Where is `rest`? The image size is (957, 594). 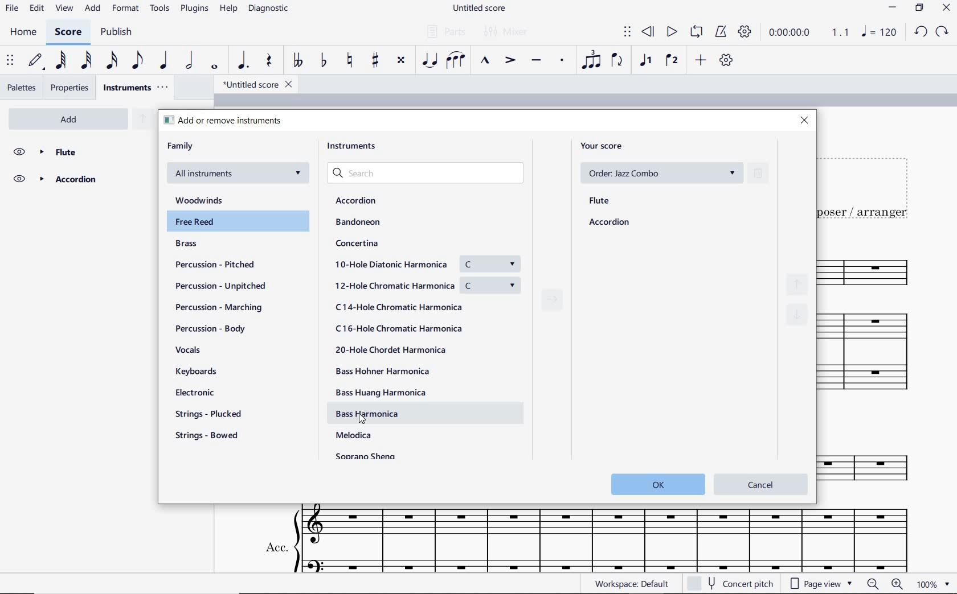
rest is located at coordinates (268, 61).